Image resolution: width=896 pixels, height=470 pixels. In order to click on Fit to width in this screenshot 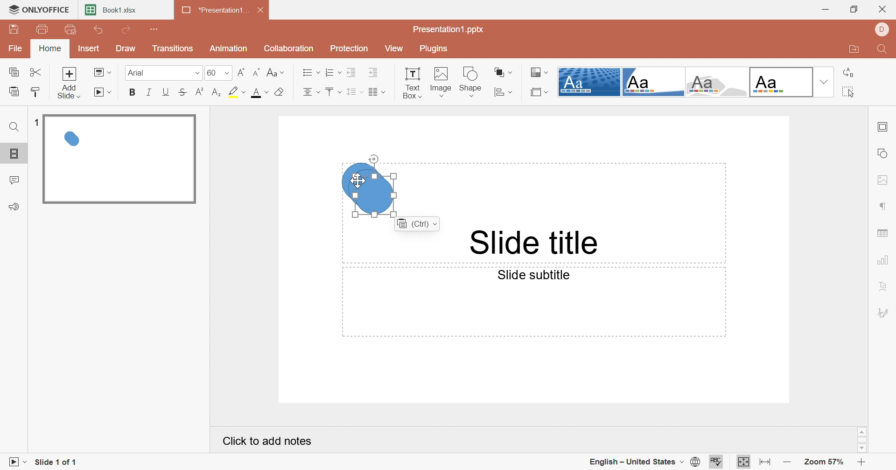, I will do `click(765, 463)`.